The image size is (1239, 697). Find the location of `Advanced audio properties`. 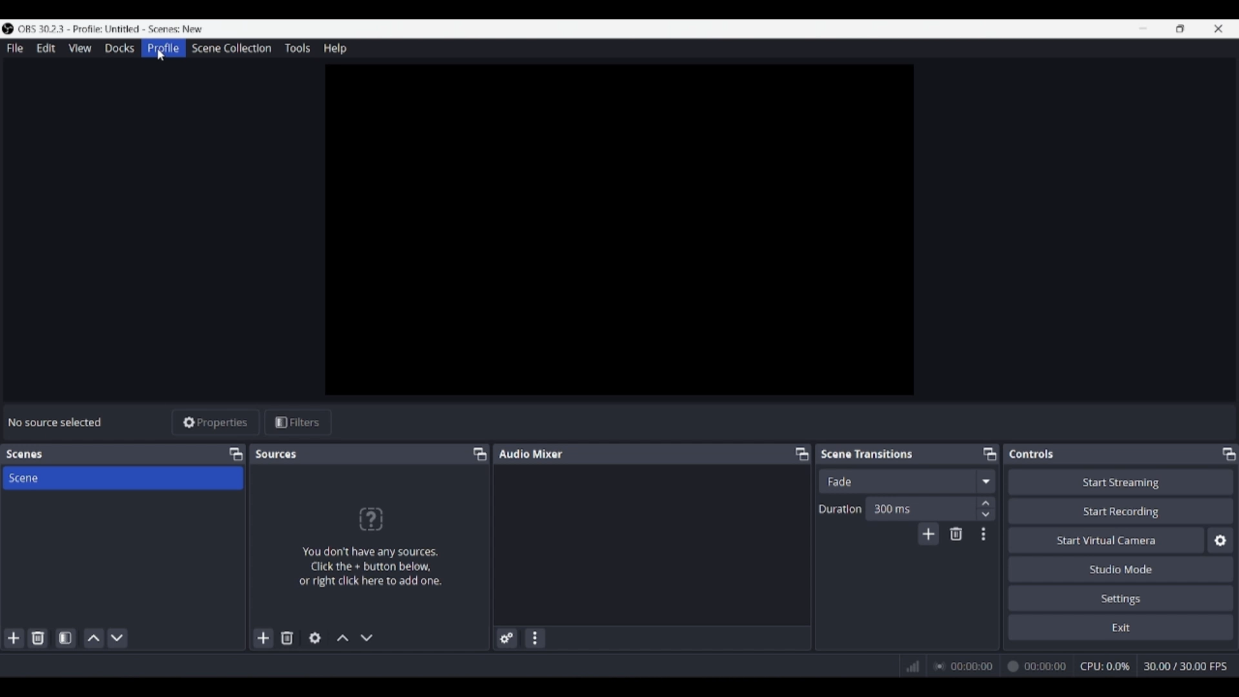

Advanced audio properties is located at coordinates (507, 638).